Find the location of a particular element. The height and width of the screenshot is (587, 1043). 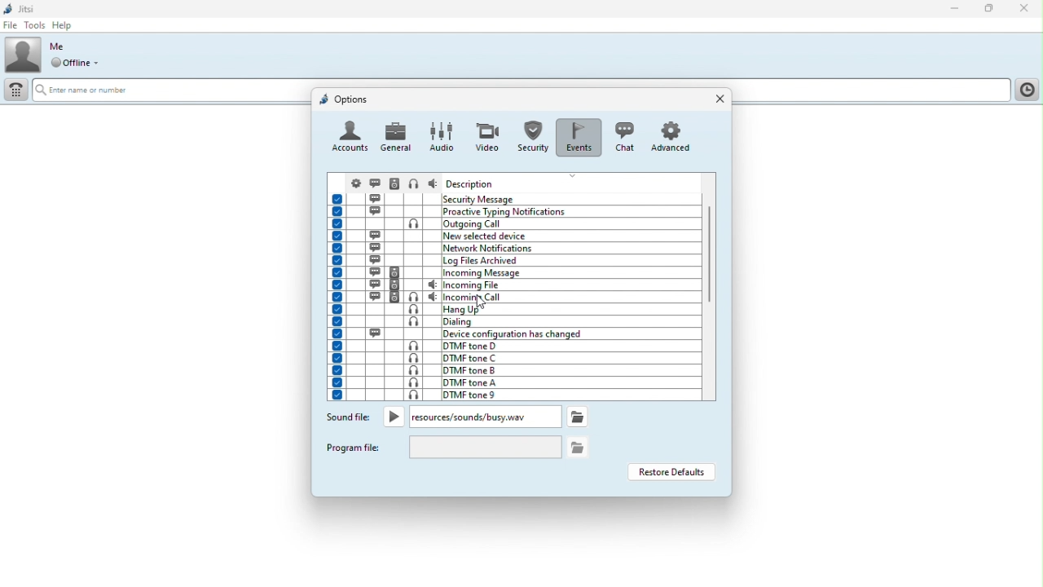

outgoing call is located at coordinates (513, 223).